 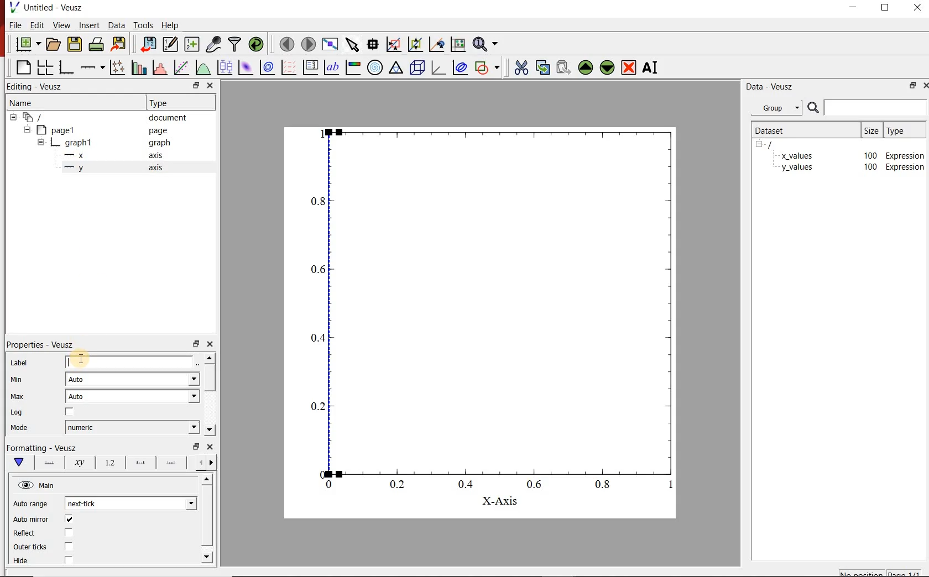 I want to click on plot vector field, so click(x=289, y=67).